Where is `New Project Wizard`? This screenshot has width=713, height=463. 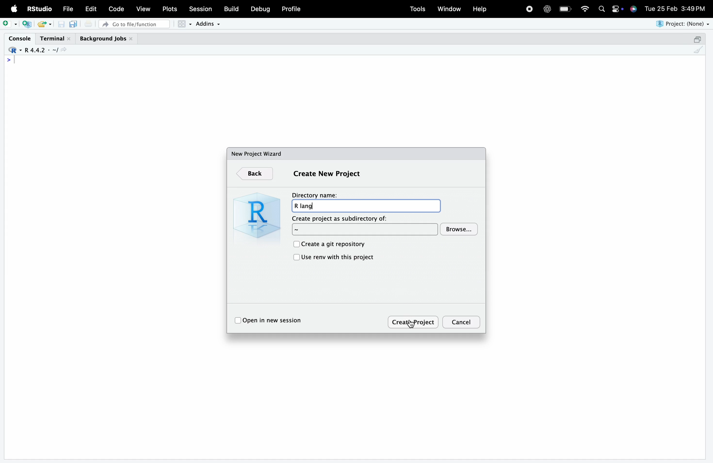
New Project Wizard is located at coordinates (257, 154).